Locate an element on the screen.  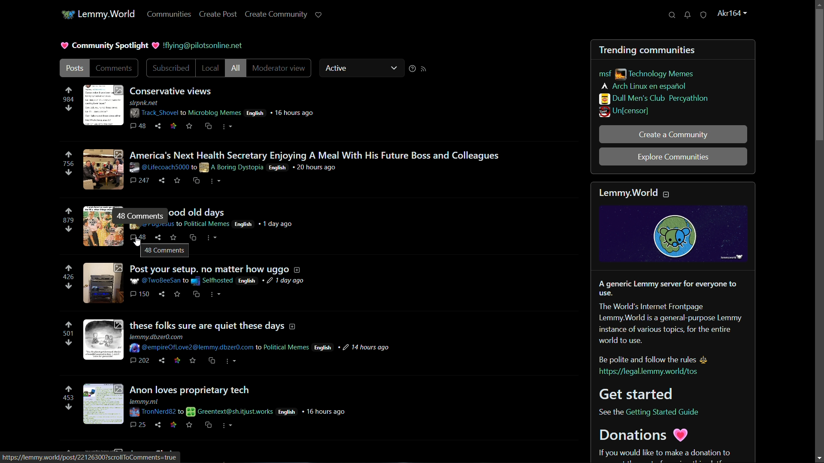
post-6 is located at coordinates (215, 406).